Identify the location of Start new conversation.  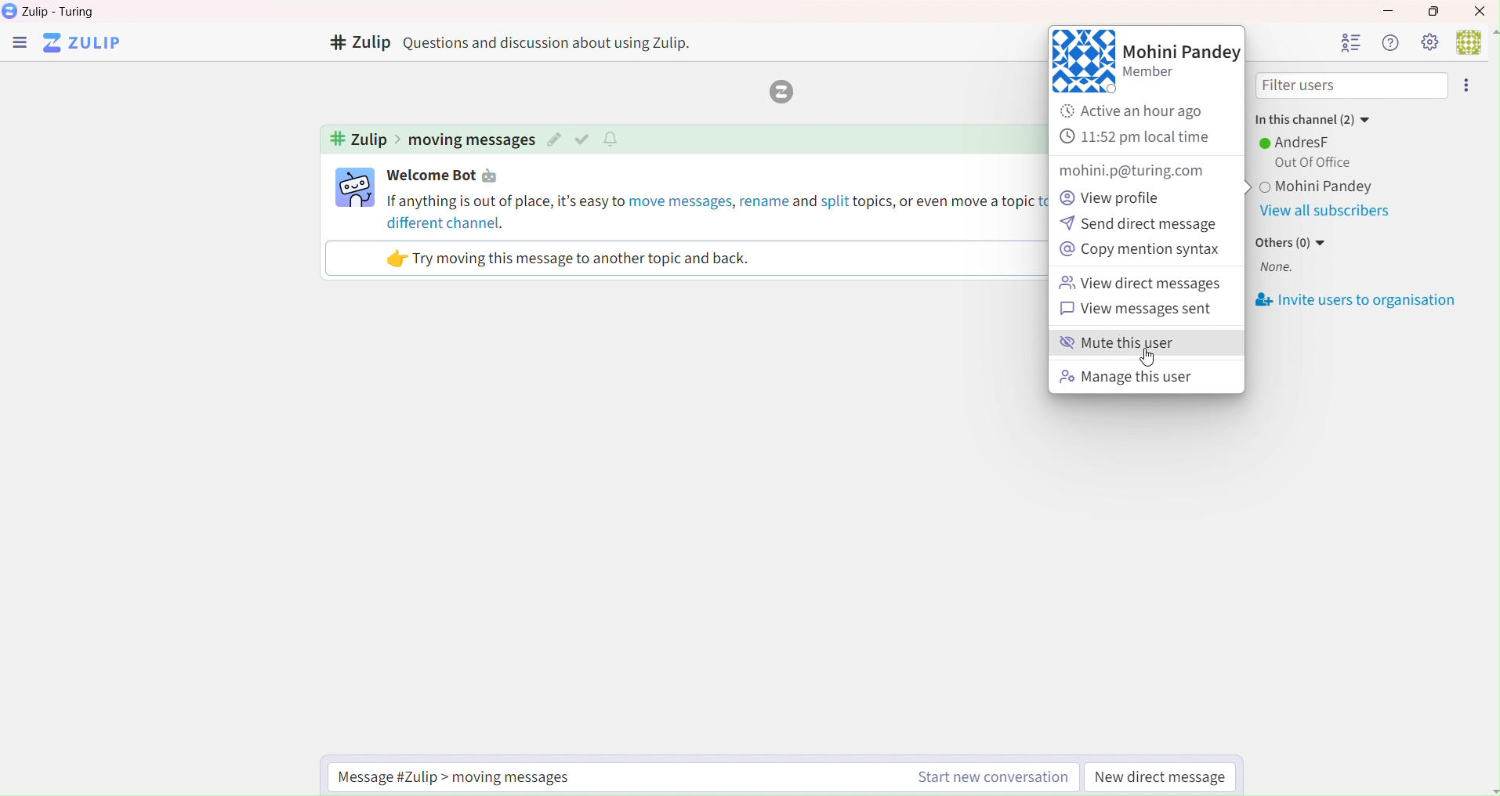
(989, 779).